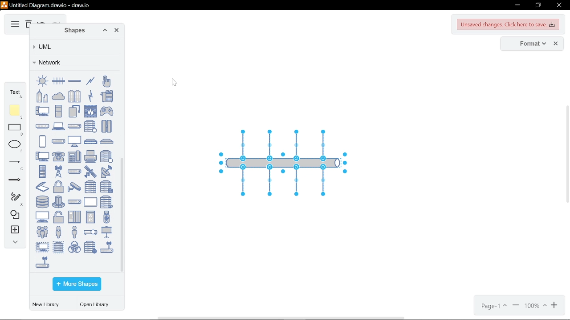  What do you see at coordinates (90, 172) in the screenshot?
I see `satellite` at bounding box center [90, 172].